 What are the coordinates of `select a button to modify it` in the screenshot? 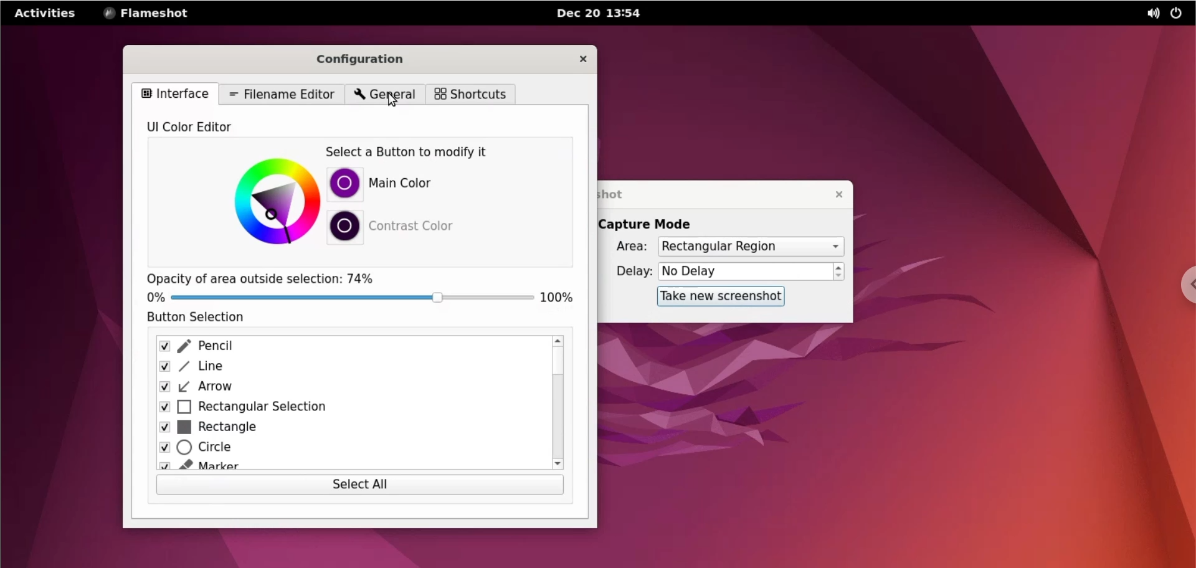 It's located at (421, 153).